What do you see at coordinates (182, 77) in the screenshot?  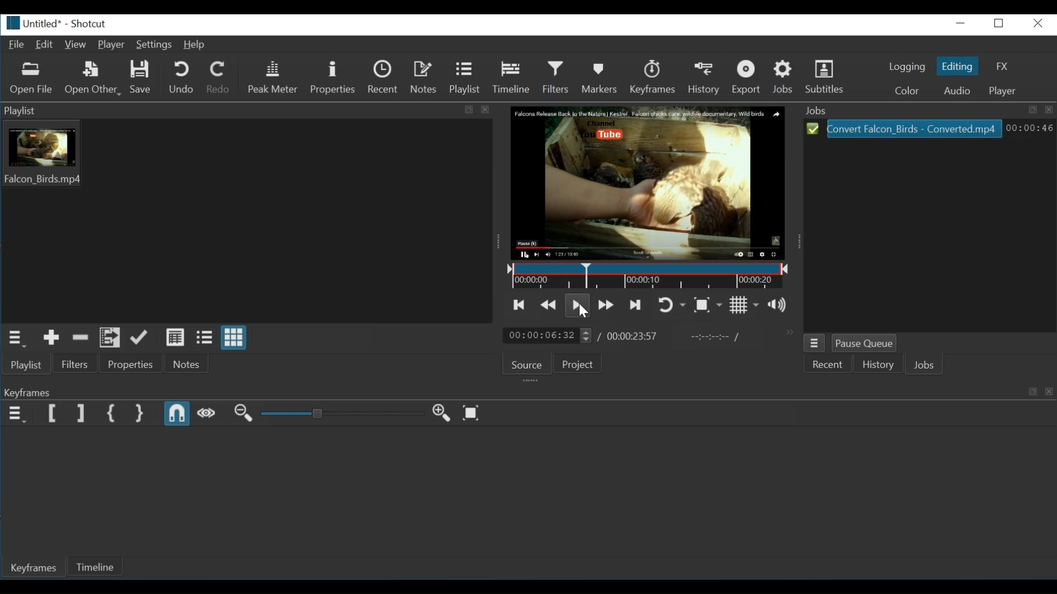 I see `Undo` at bounding box center [182, 77].